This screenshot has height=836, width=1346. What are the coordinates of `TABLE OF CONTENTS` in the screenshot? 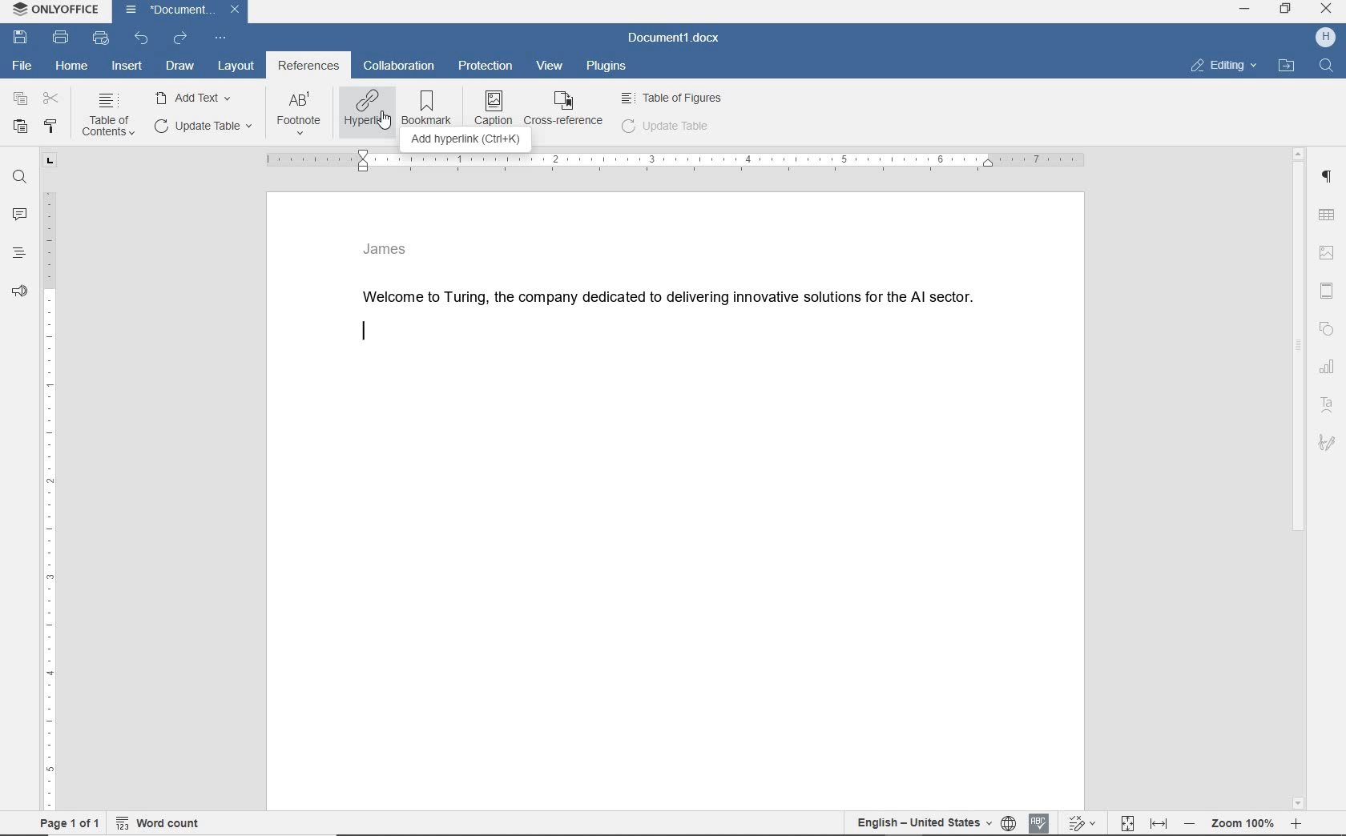 It's located at (112, 115).